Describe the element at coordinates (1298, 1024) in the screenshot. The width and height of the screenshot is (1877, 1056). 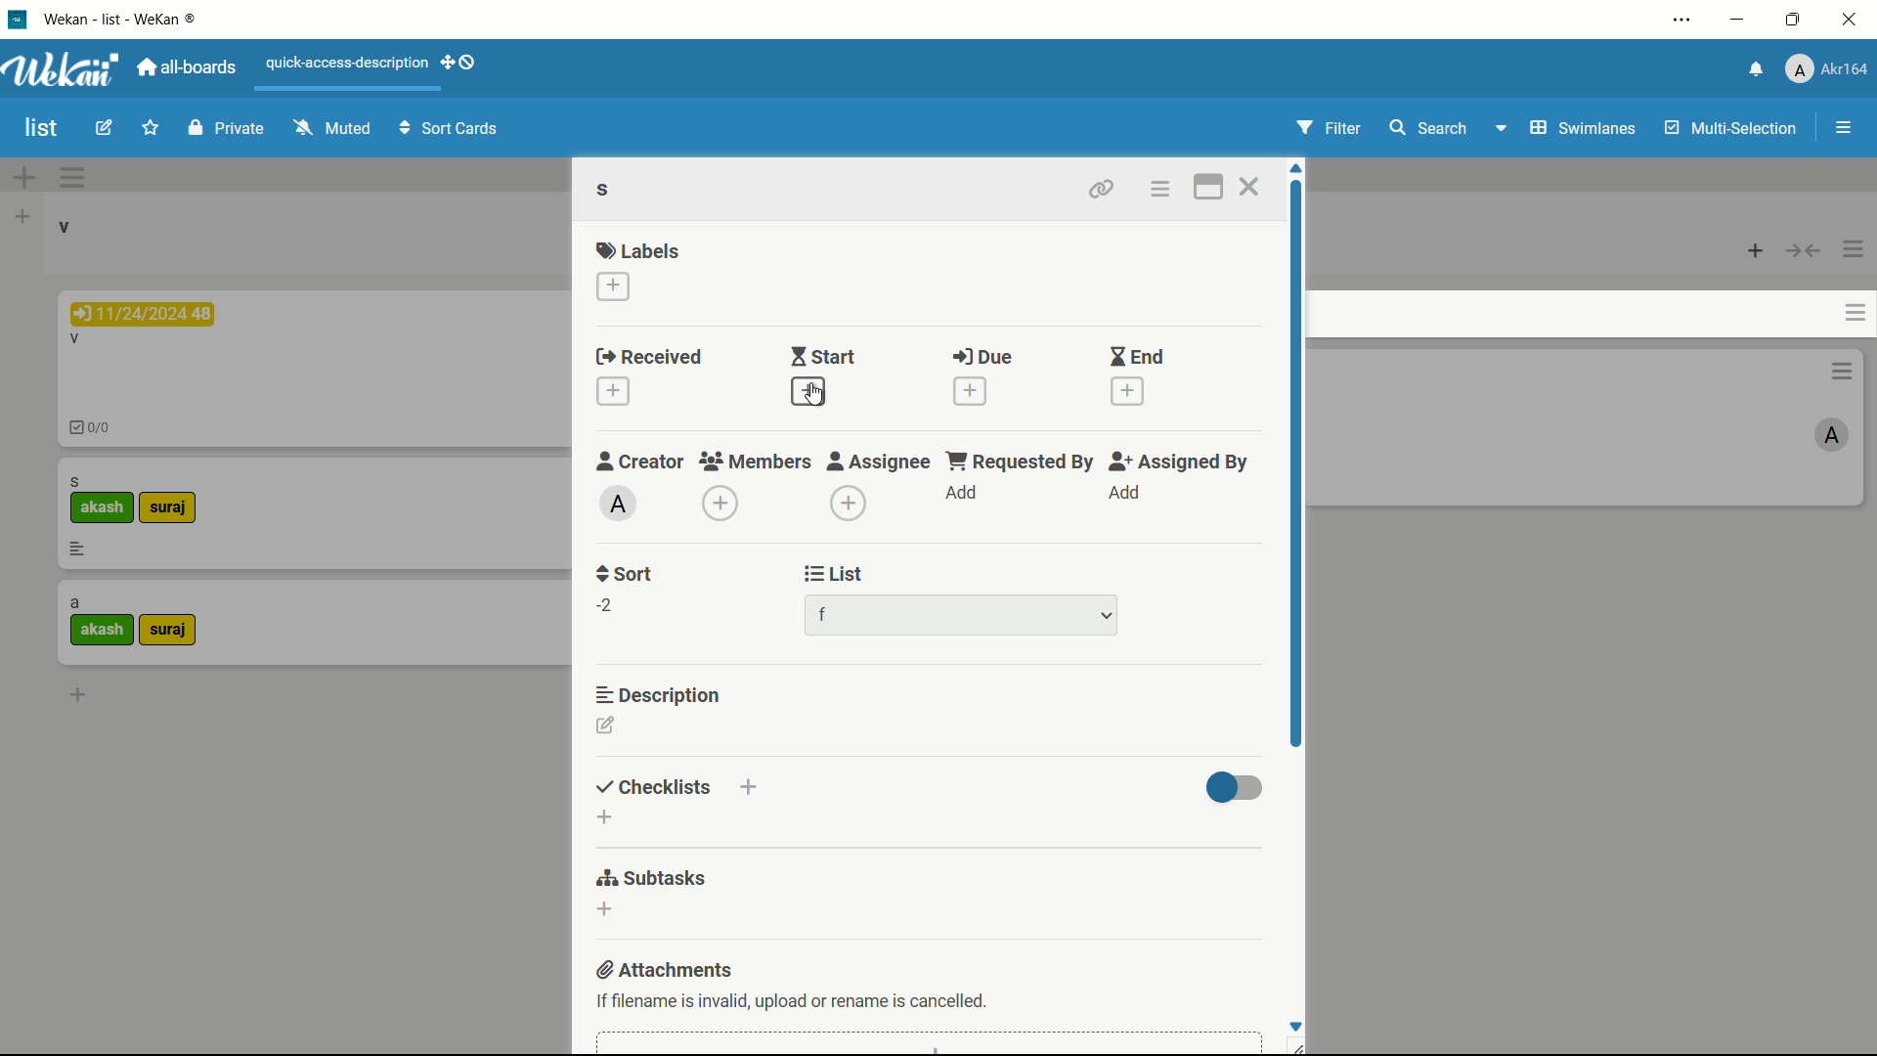
I see `Scroll down` at that location.